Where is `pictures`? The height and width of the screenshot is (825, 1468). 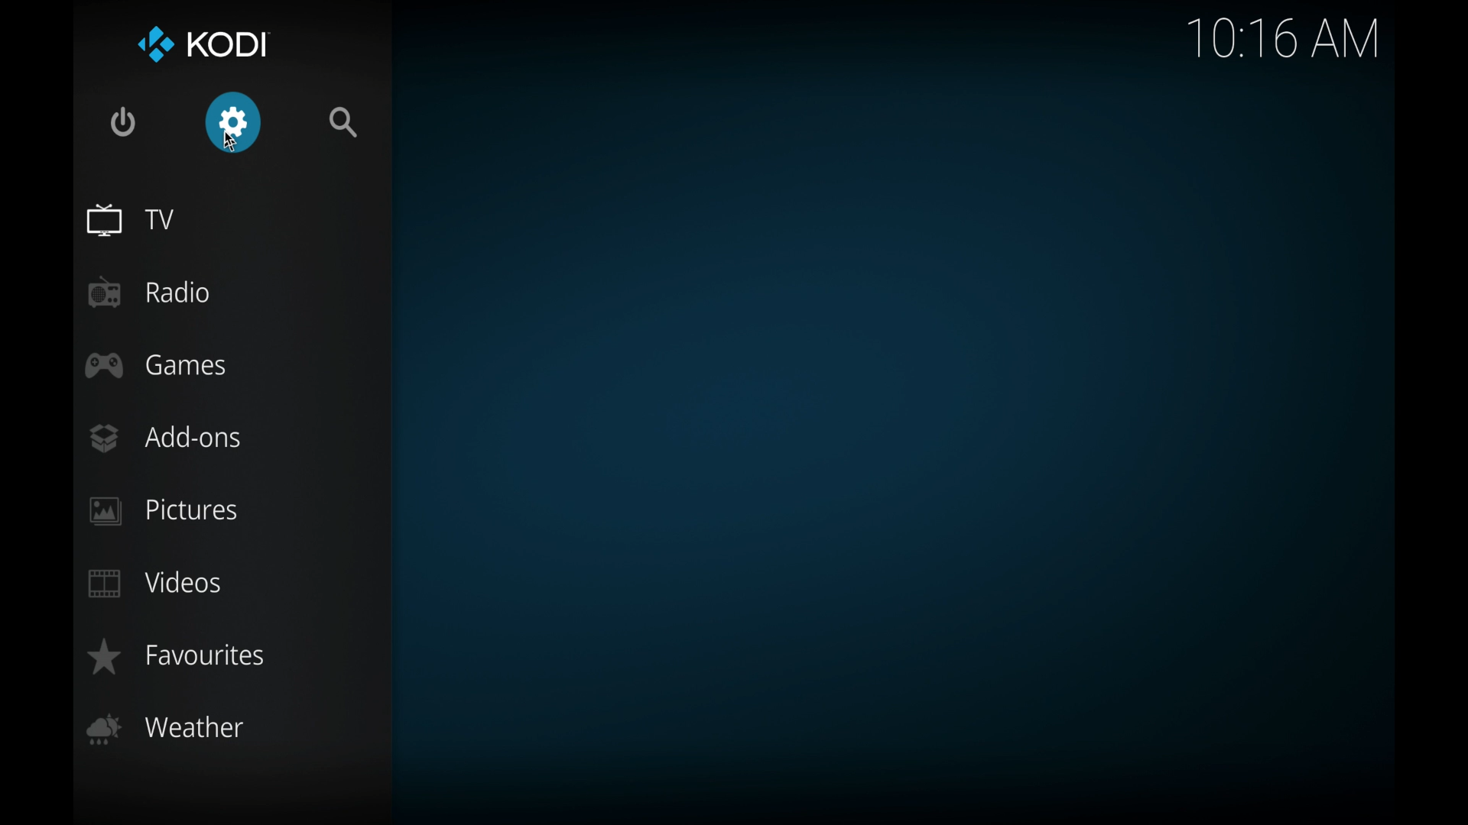 pictures is located at coordinates (164, 511).